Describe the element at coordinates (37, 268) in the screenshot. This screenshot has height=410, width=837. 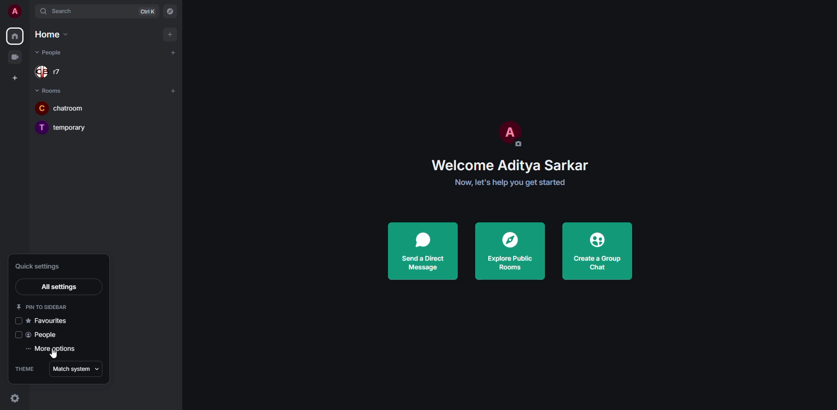
I see `quick settings` at that location.